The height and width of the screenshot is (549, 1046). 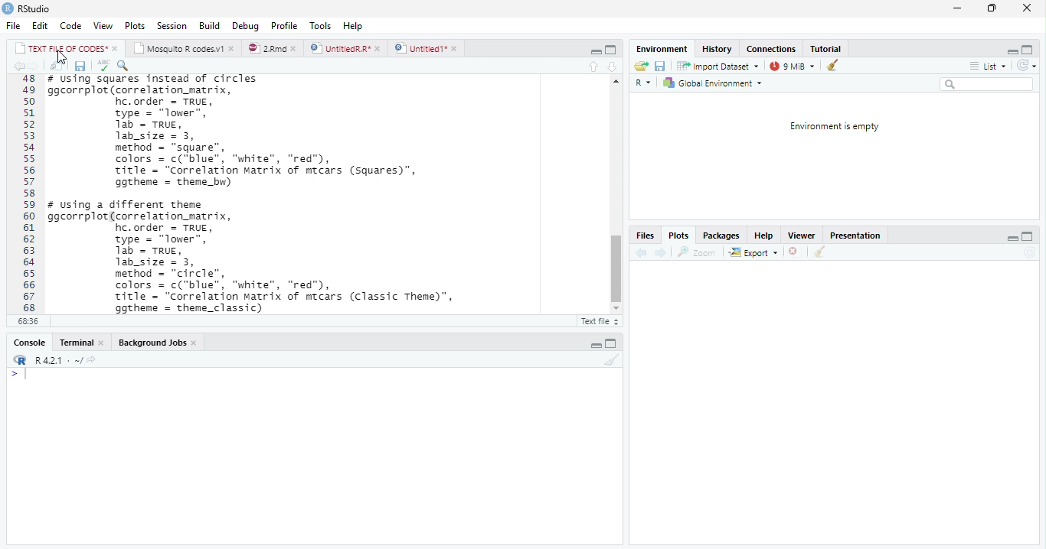 I want to click on Presentation, so click(x=858, y=236).